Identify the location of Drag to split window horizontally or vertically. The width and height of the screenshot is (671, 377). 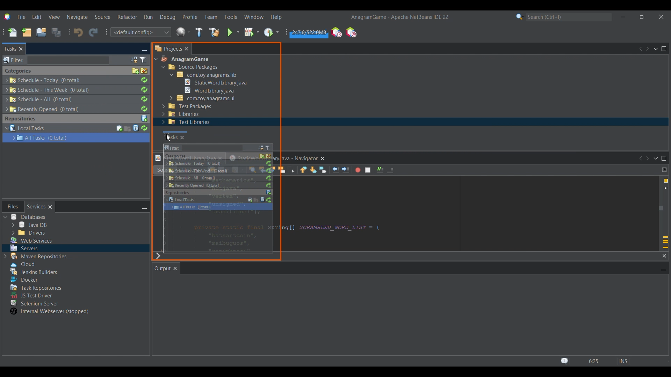
(664, 170).